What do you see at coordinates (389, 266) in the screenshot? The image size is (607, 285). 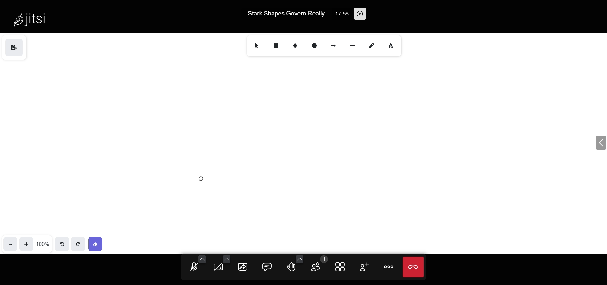 I see `more` at bounding box center [389, 266].